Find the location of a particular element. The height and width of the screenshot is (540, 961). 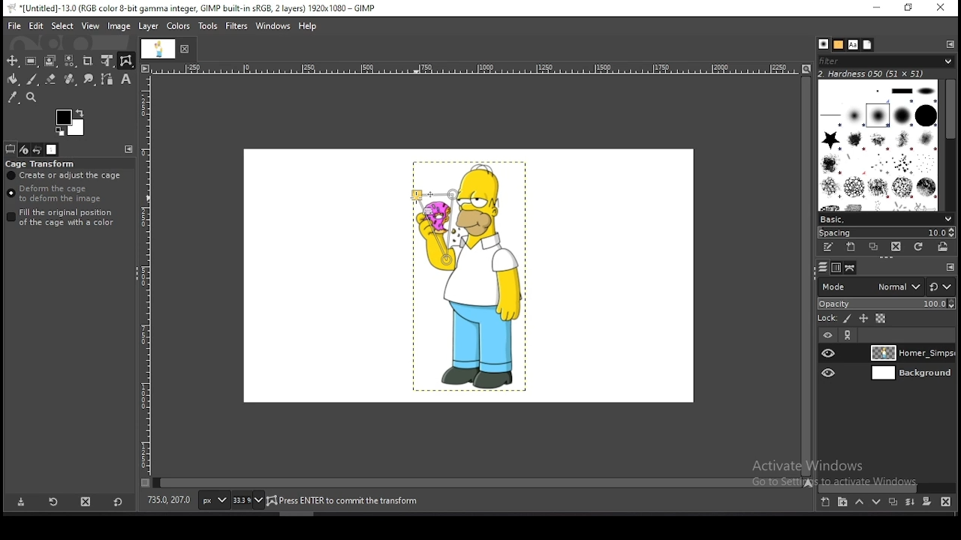

restore tool preset is located at coordinates (54, 502).